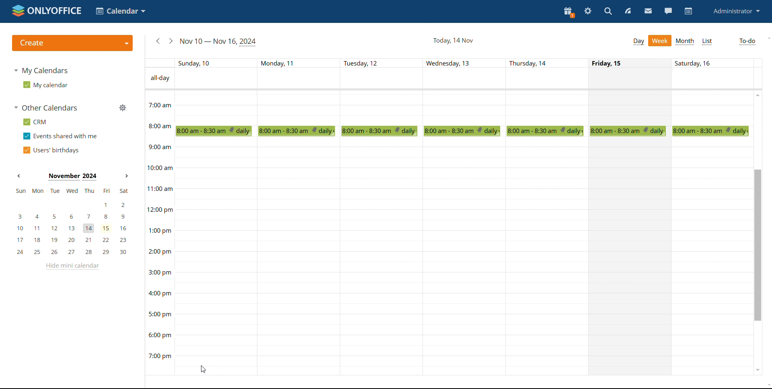 This screenshot has height=389, width=772. Describe the element at coordinates (608, 12) in the screenshot. I see `search` at that location.